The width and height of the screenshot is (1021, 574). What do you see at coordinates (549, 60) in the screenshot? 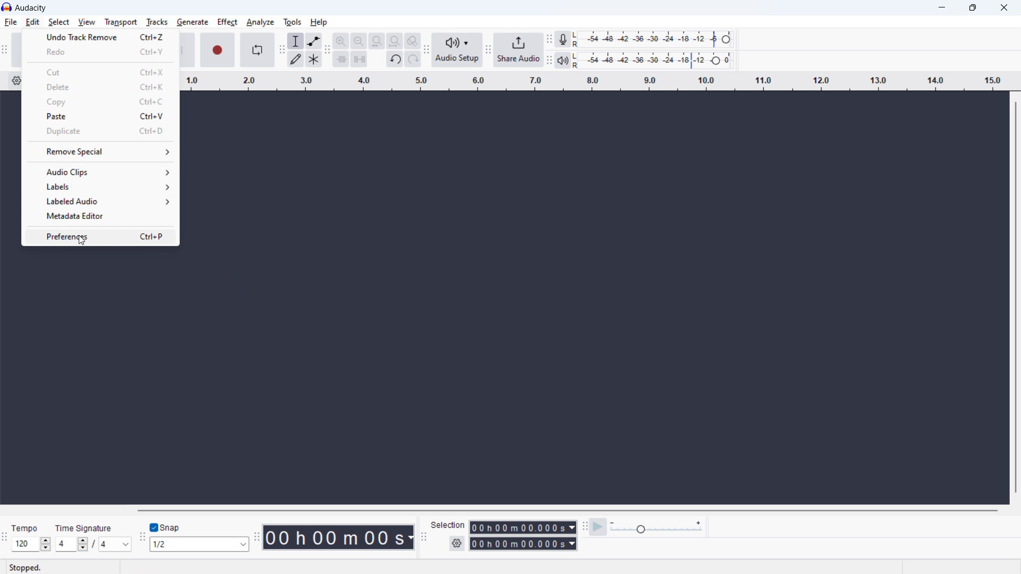
I see `playback meter toolbar` at bounding box center [549, 60].